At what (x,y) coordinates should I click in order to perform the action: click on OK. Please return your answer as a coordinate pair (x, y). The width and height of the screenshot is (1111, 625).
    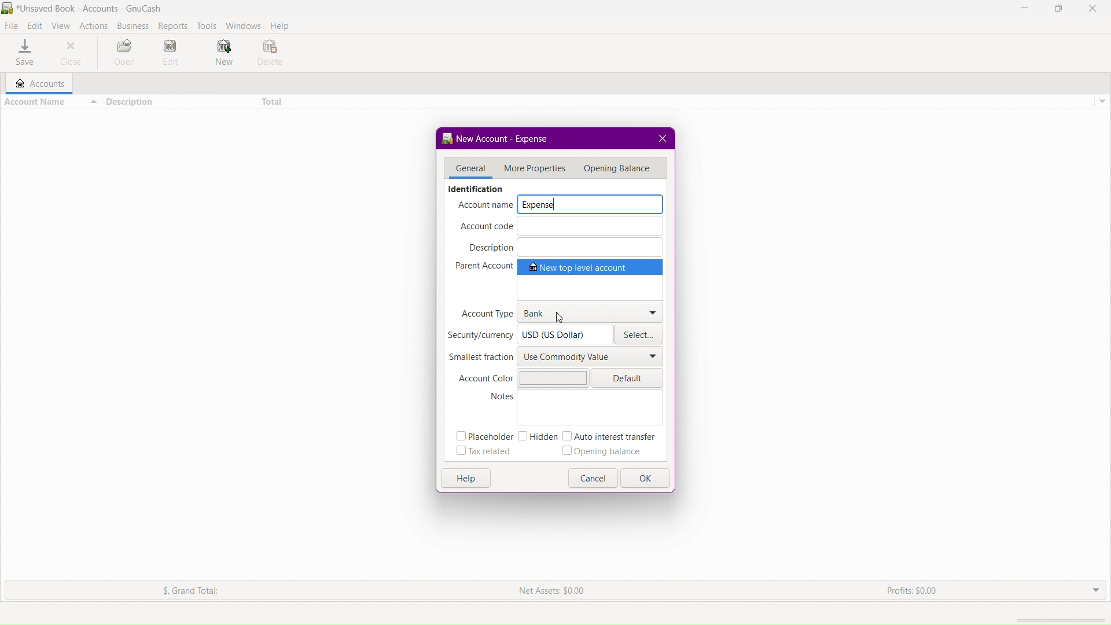
    Looking at the image, I should click on (647, 479).